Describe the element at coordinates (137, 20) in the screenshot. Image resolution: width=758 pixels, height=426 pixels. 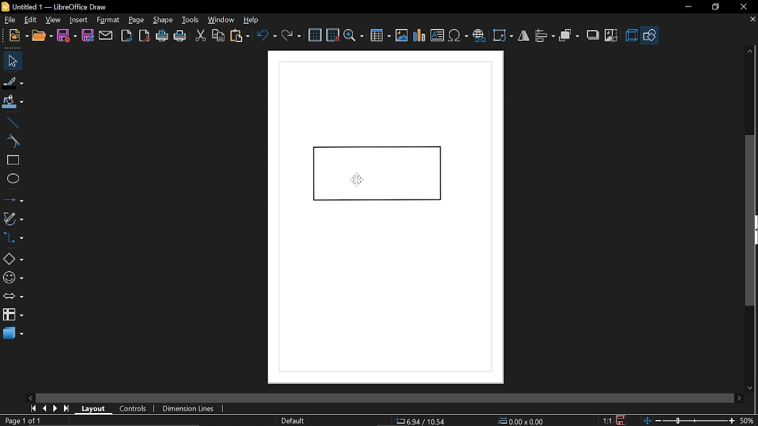
I see `page` at that location.